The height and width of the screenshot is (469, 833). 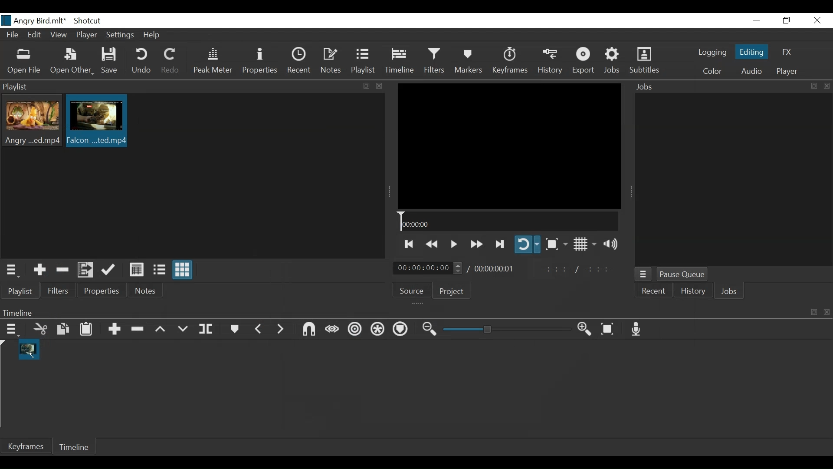 I want to click on View as icons, so click(x=183, y=270).